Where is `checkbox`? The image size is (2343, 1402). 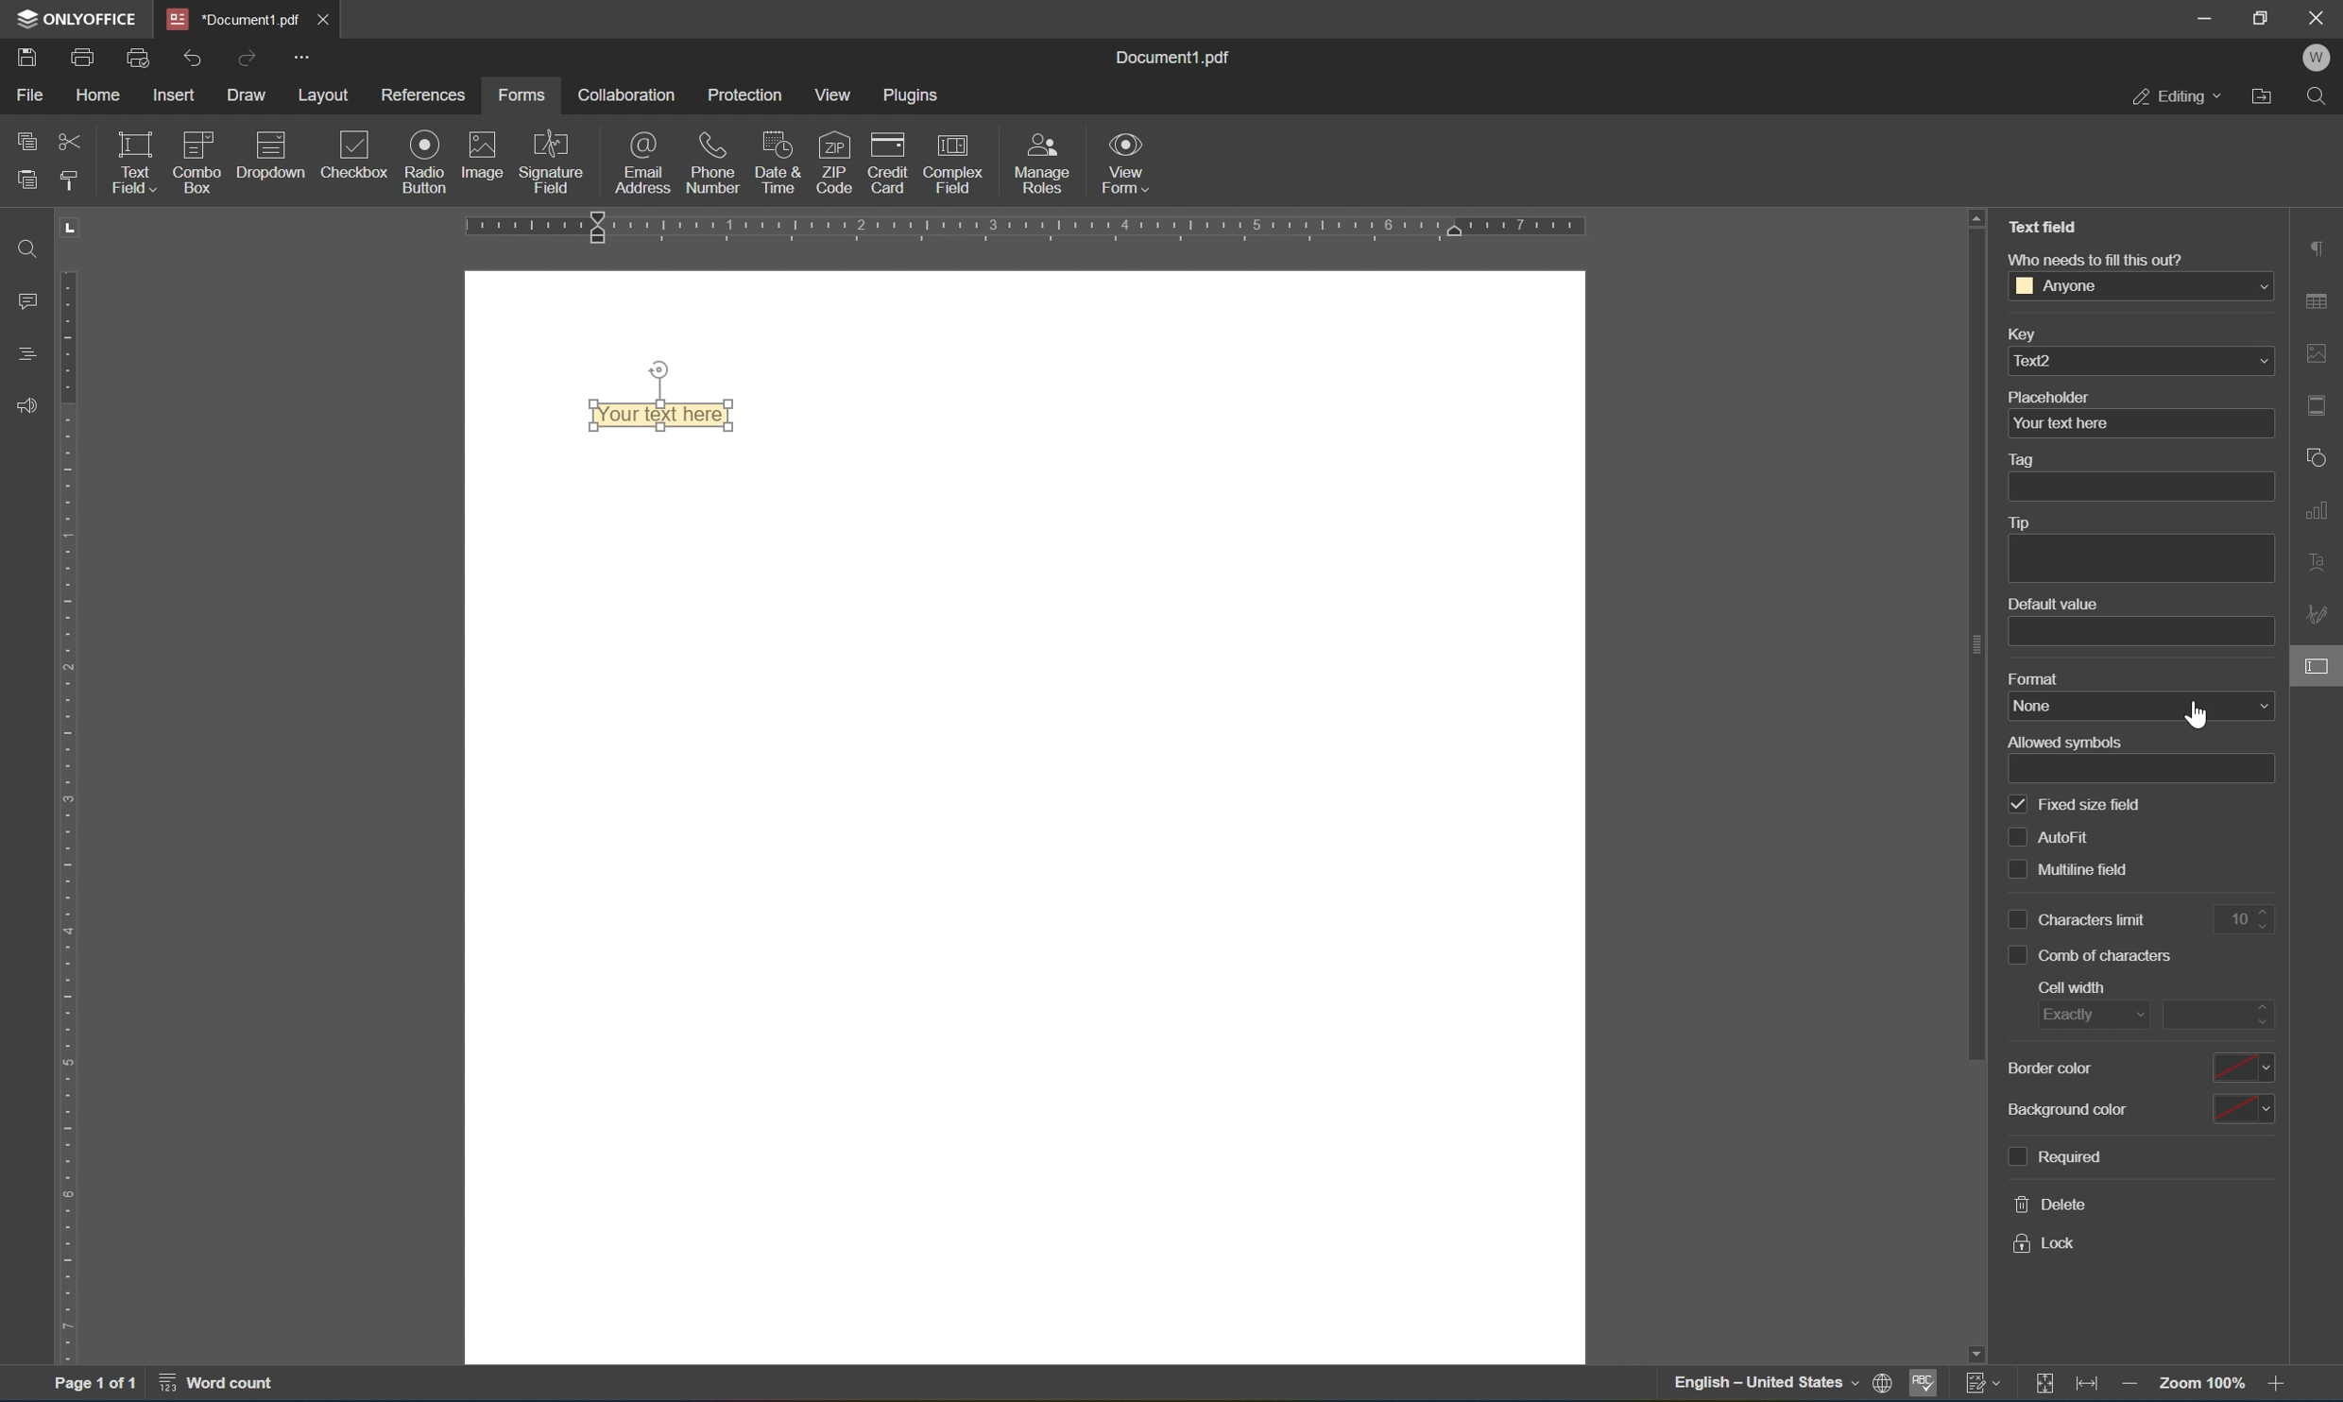 checkbox is located at coordinates (357, 153).